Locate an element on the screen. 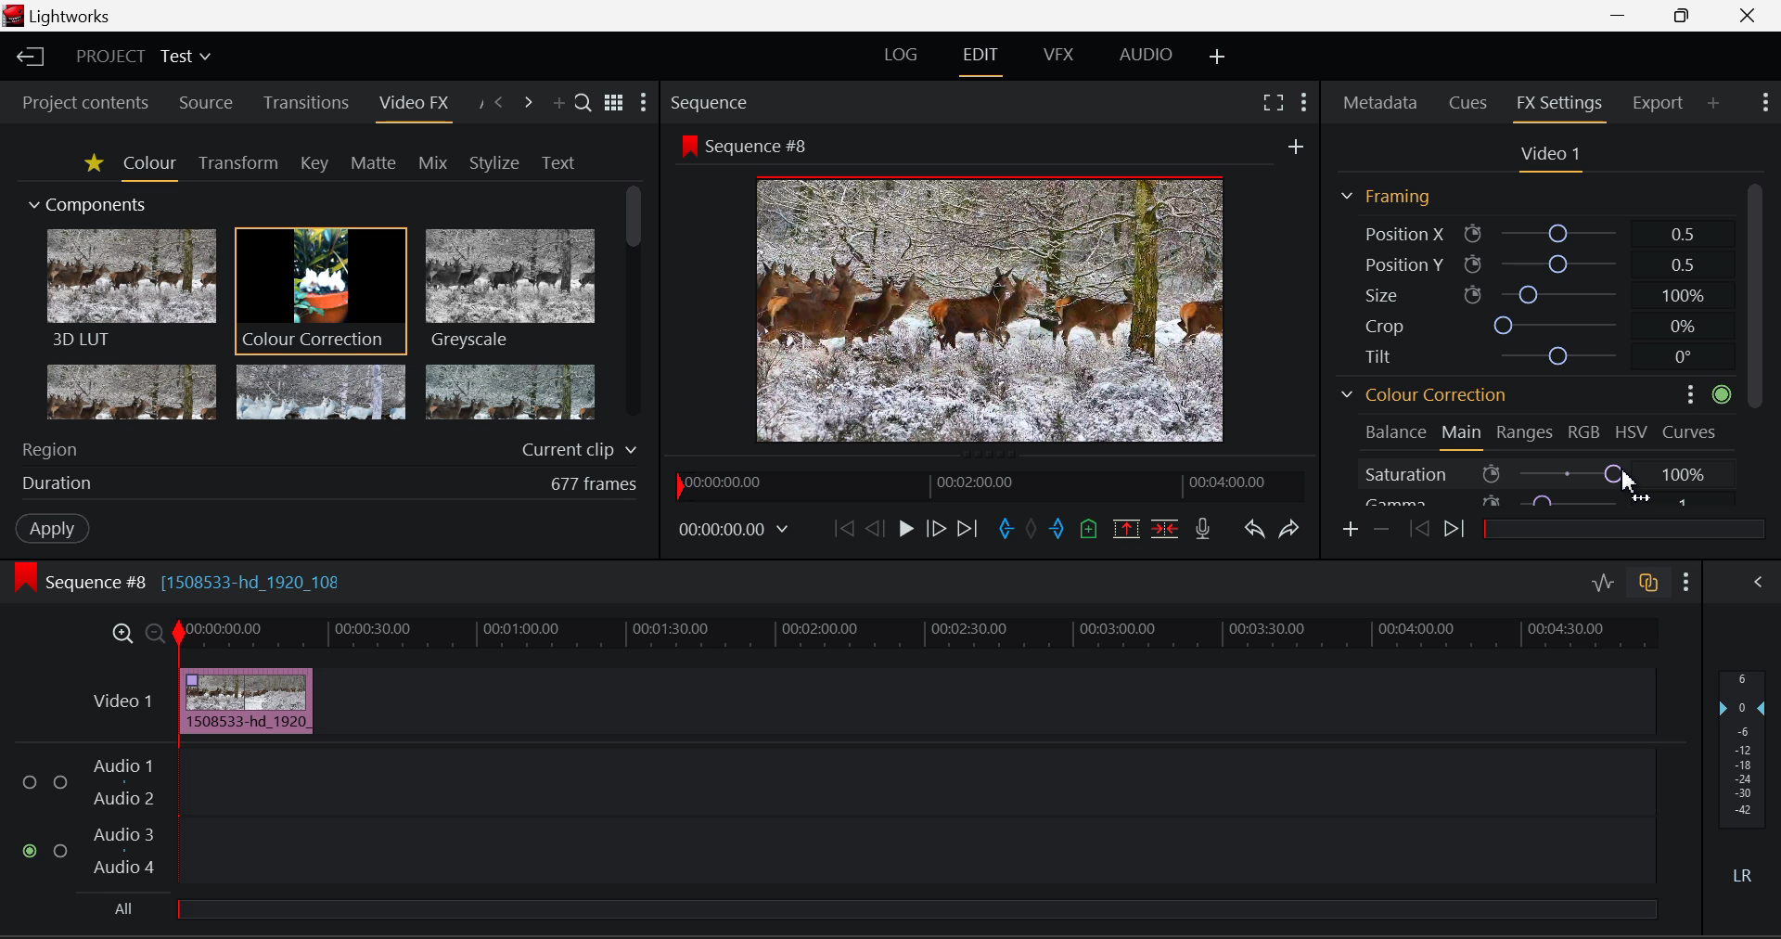  Remove keyframe is located at coordinates (1379, 532).